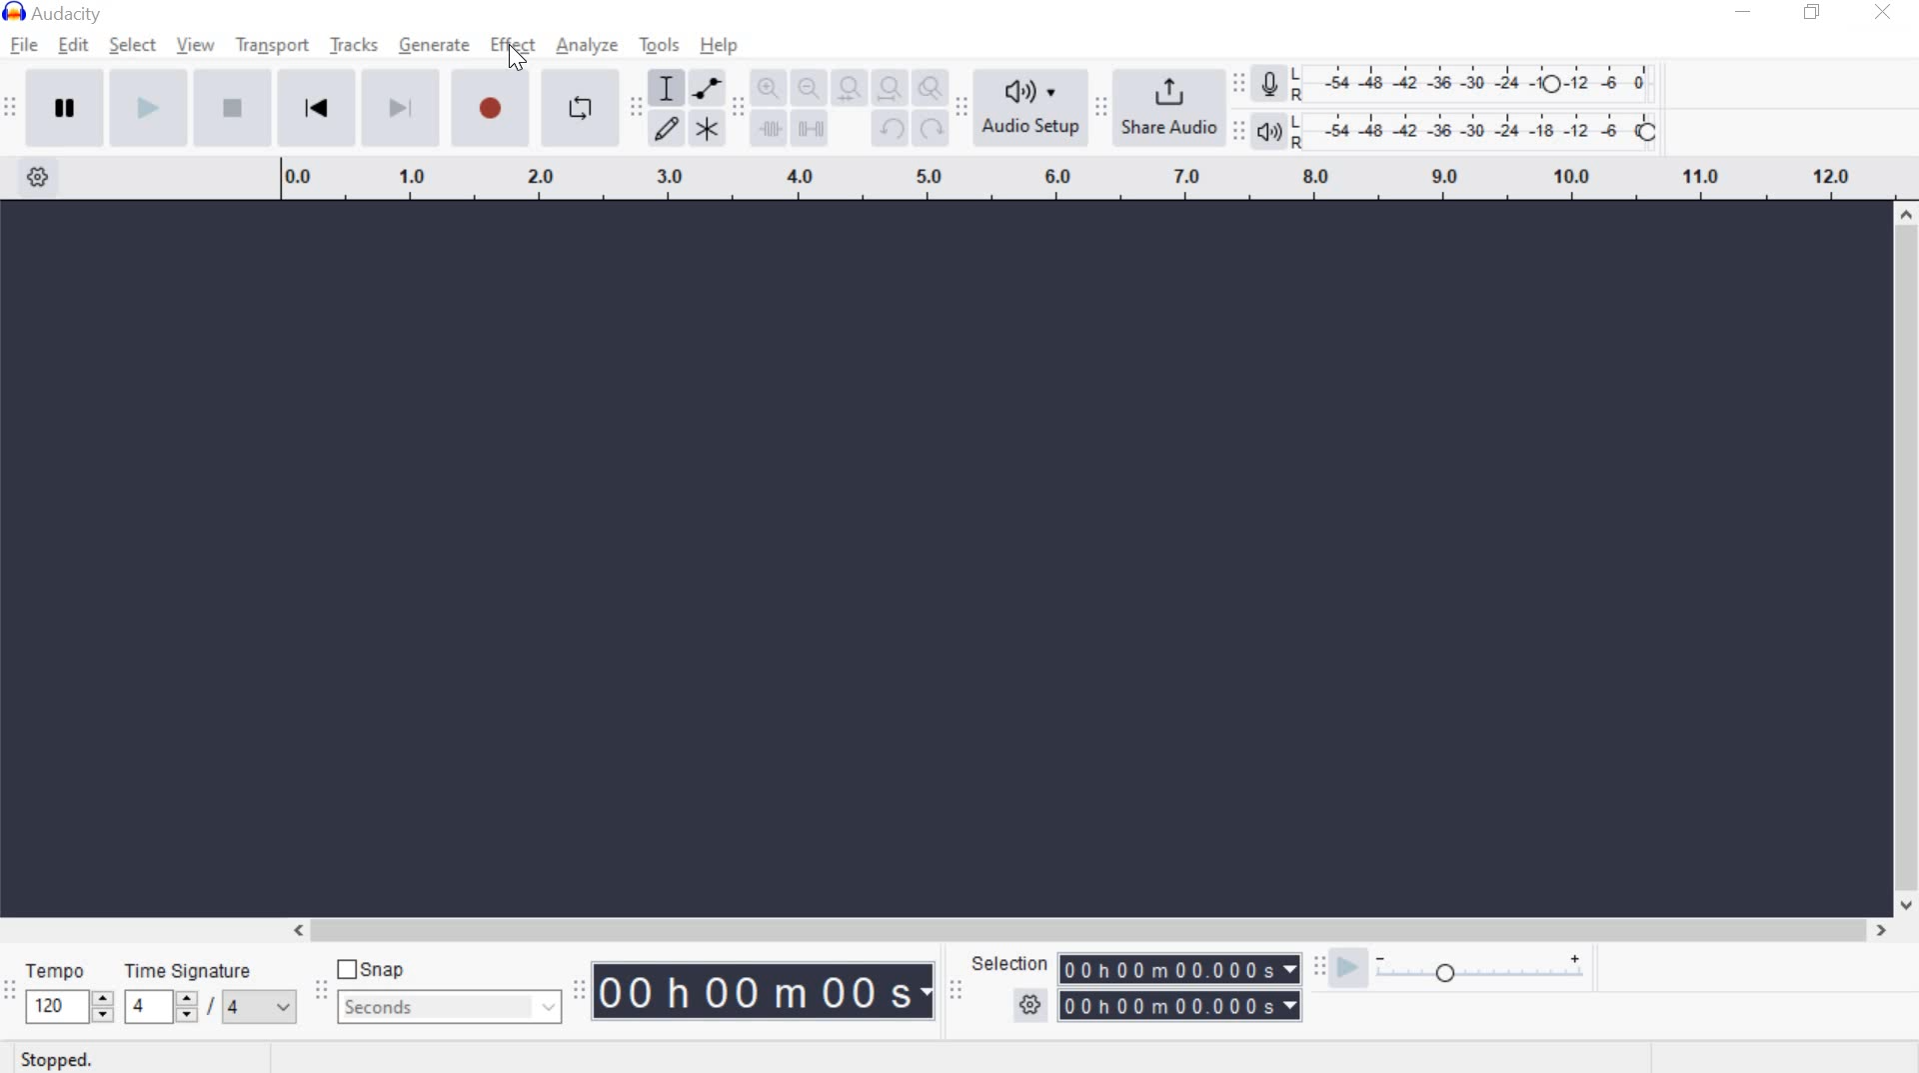 This screenshot has width=1919, height=1073. What do you see at coordinates (1907, 559) in the screenshot?
I see `scrollbar` at bounding box center [1907, 559].